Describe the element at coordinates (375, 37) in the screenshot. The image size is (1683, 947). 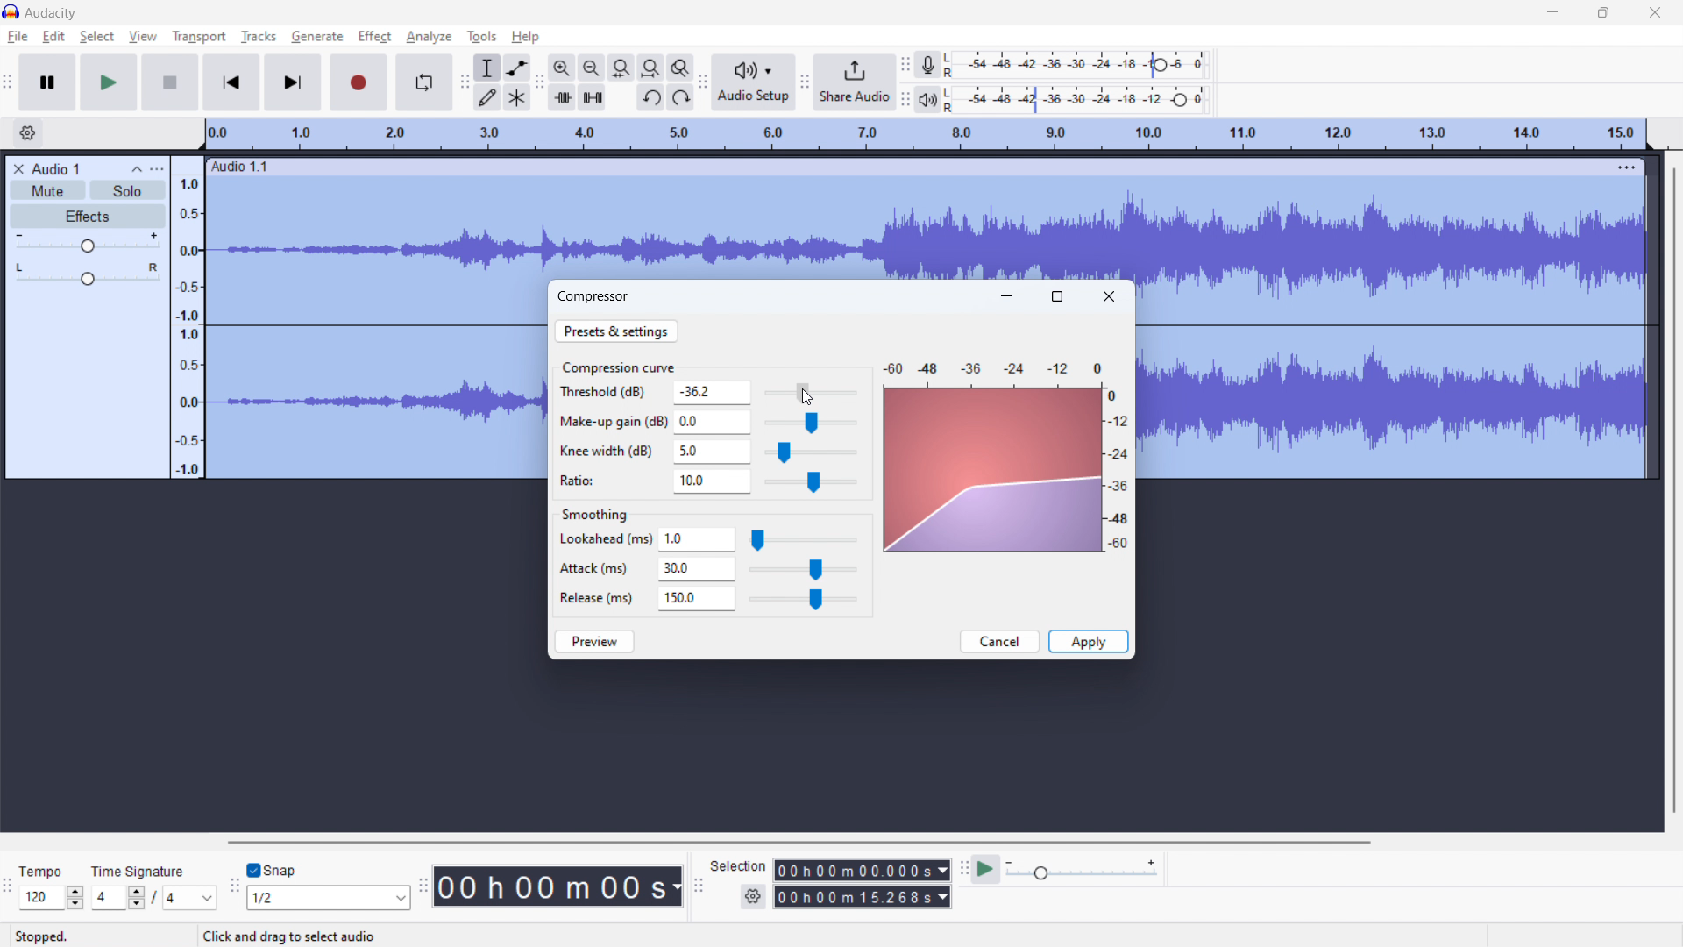
I see `effect` at that location.